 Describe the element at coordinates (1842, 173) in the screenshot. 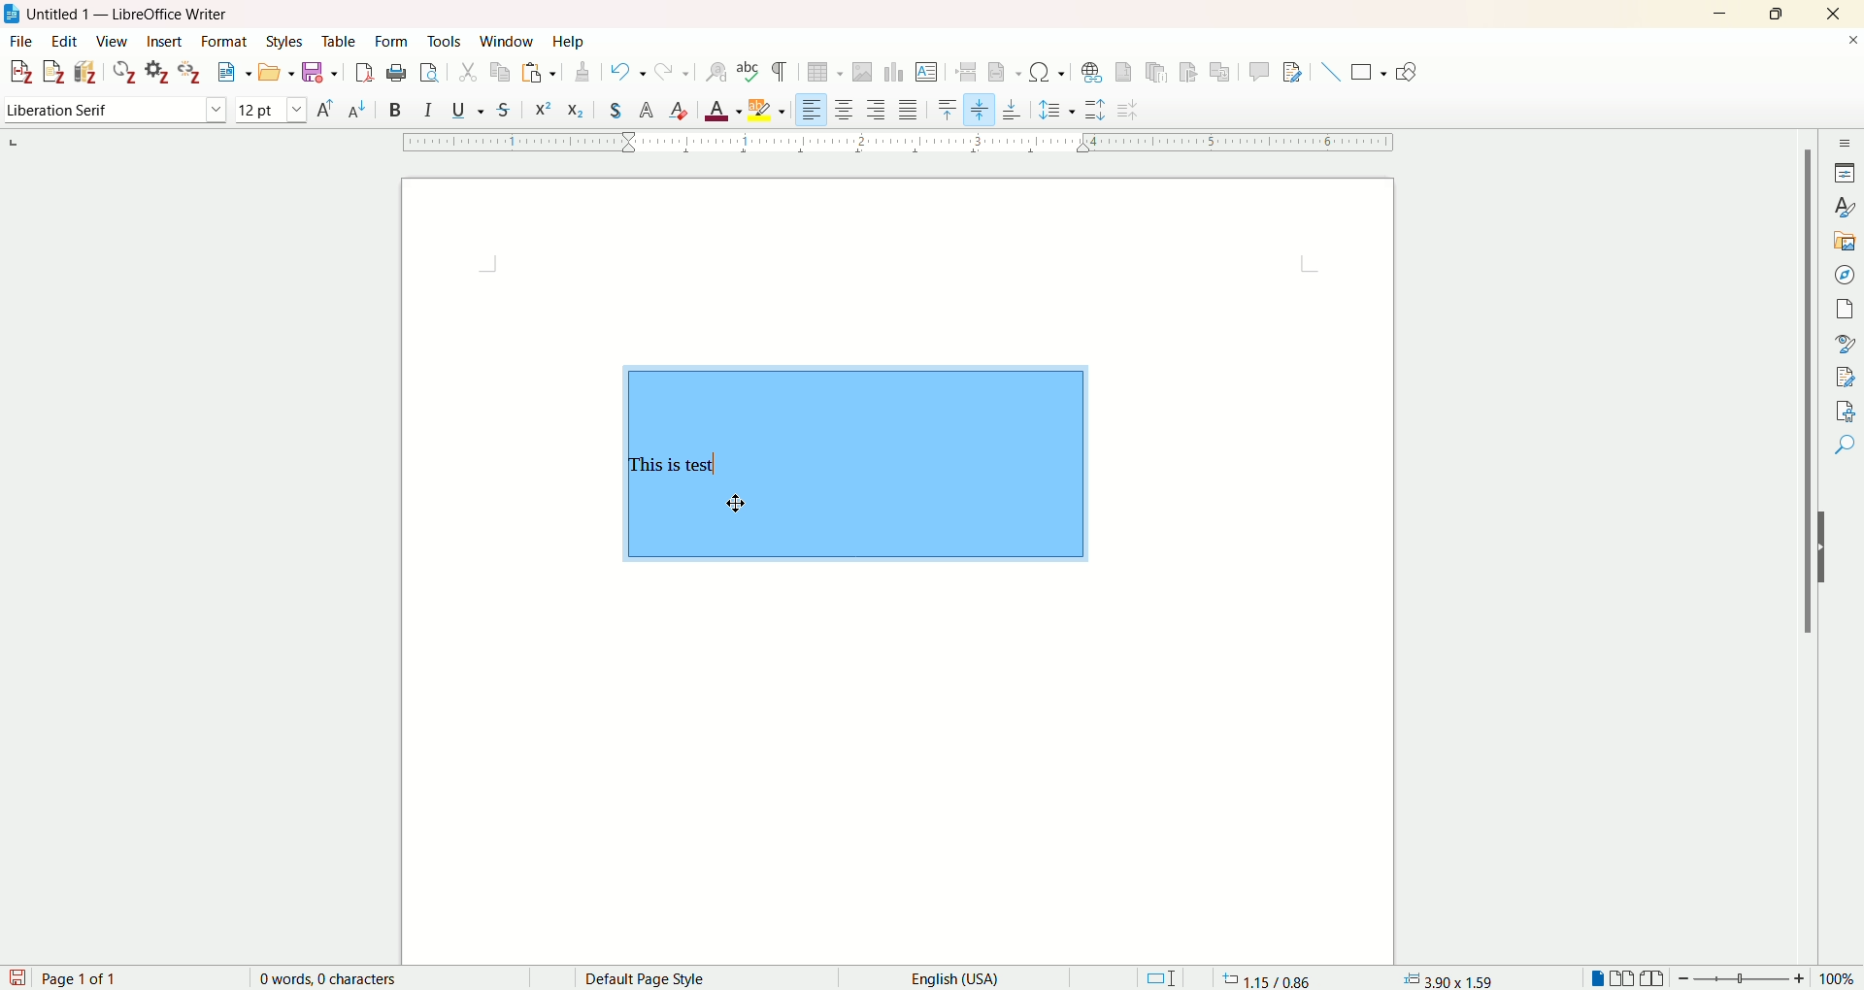

I see `properties` at that location.